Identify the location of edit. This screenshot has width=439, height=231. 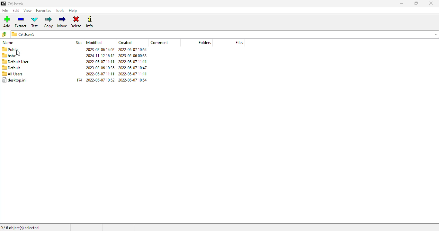
(16, 11).